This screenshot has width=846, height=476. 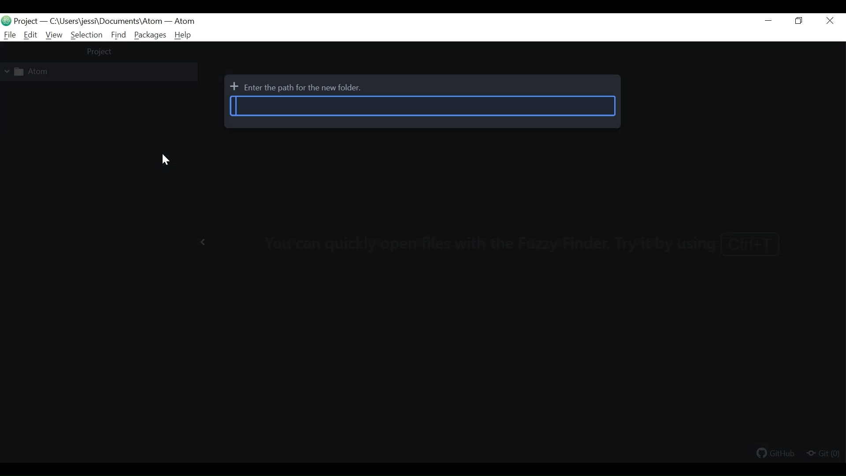 I want to click on Selection, so click(x=86, y=35).